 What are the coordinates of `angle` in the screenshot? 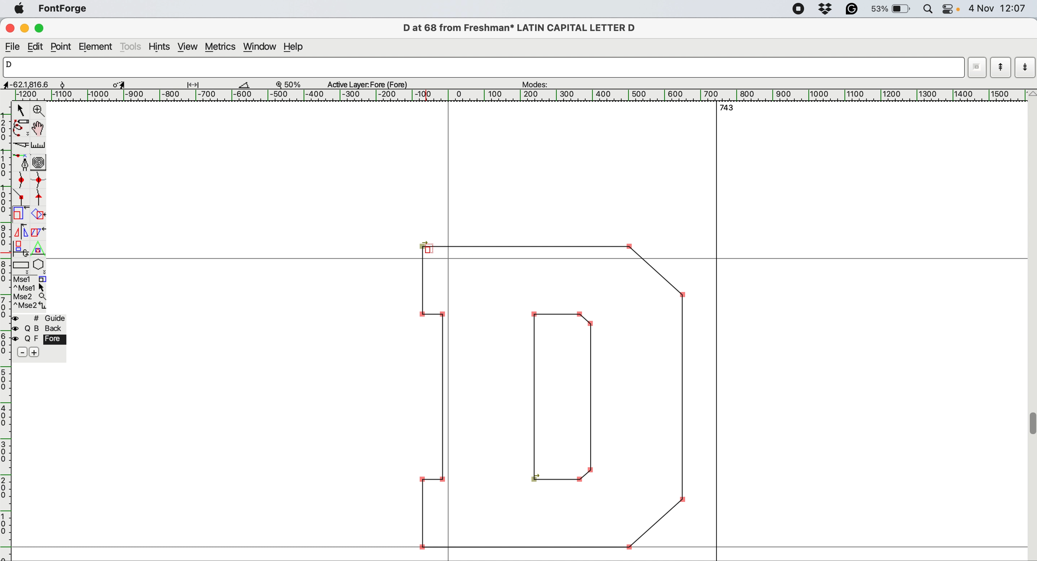 It's located at (243, 85).